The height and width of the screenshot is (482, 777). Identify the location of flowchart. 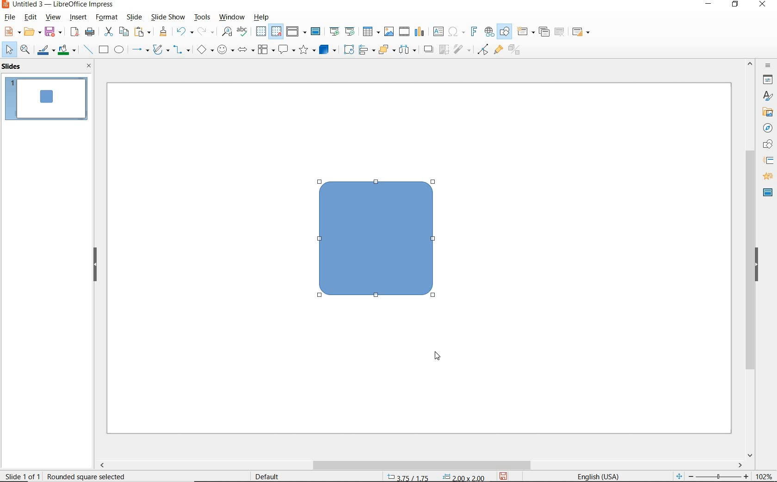
(267, 50).